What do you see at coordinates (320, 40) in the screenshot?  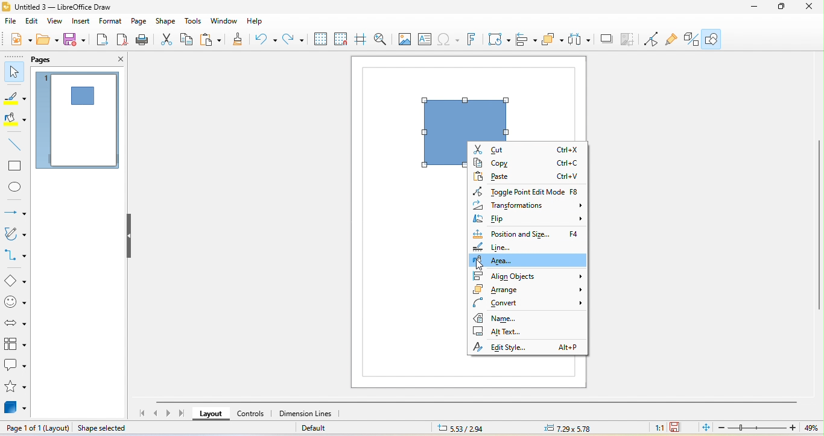 I see `display grid` at bounding box center [320, 40].